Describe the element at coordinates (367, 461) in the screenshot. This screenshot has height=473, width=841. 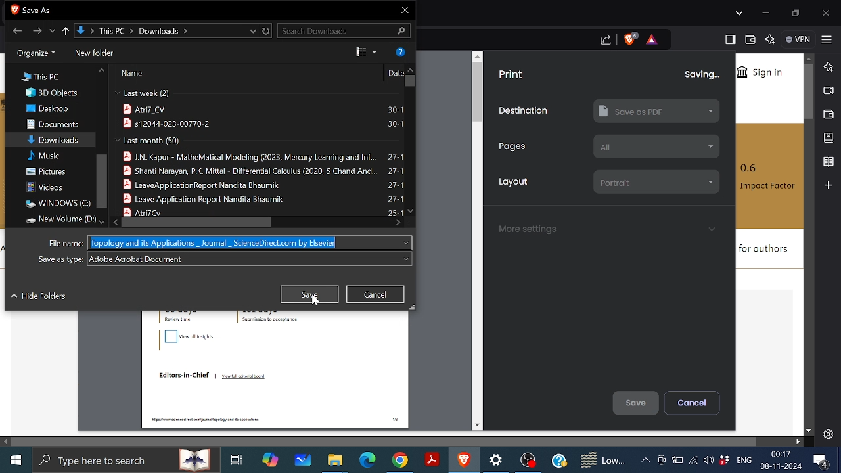
I see `Microsoft edge` at that location.